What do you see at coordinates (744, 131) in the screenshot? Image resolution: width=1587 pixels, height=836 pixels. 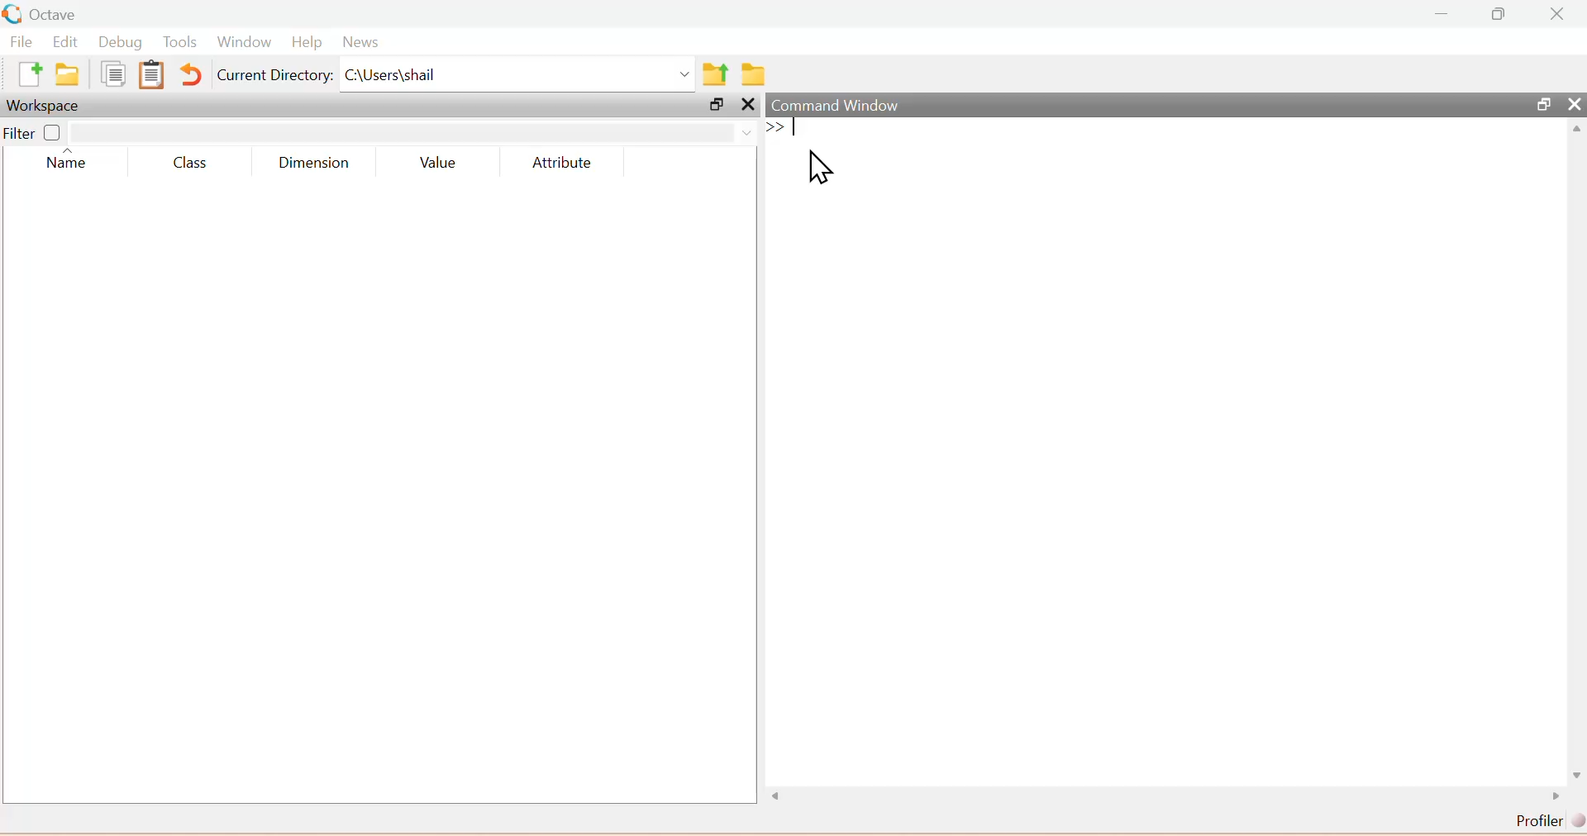 I see `drop down` at bounding box center [744, 131].